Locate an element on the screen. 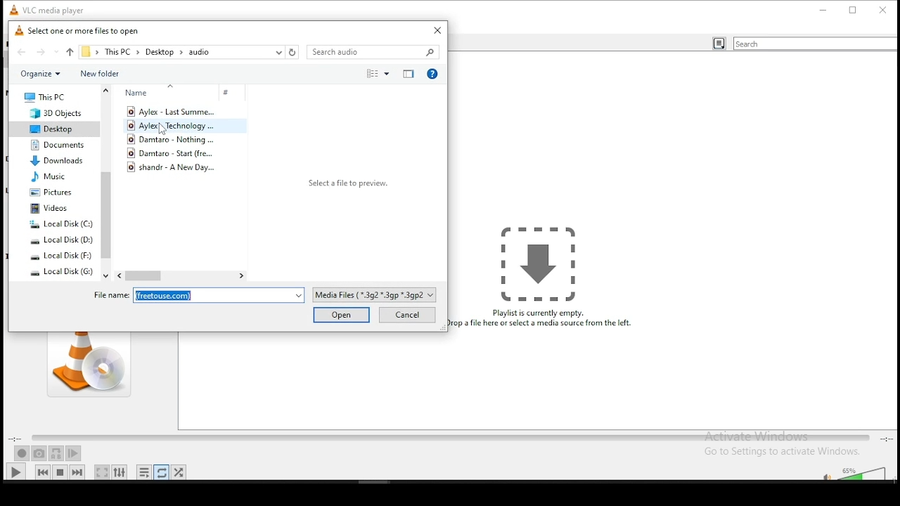  Play list is currently empty. Drop a file here or select a media source from left is located at coordinates (544, 278).